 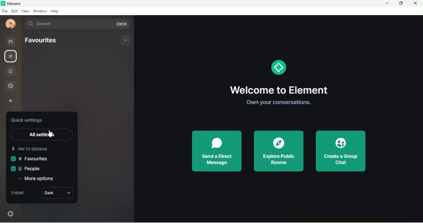 I want to click on create a space, so click(x=11, y=101).